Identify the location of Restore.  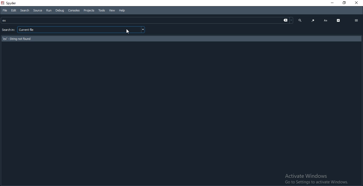
(345, 3).